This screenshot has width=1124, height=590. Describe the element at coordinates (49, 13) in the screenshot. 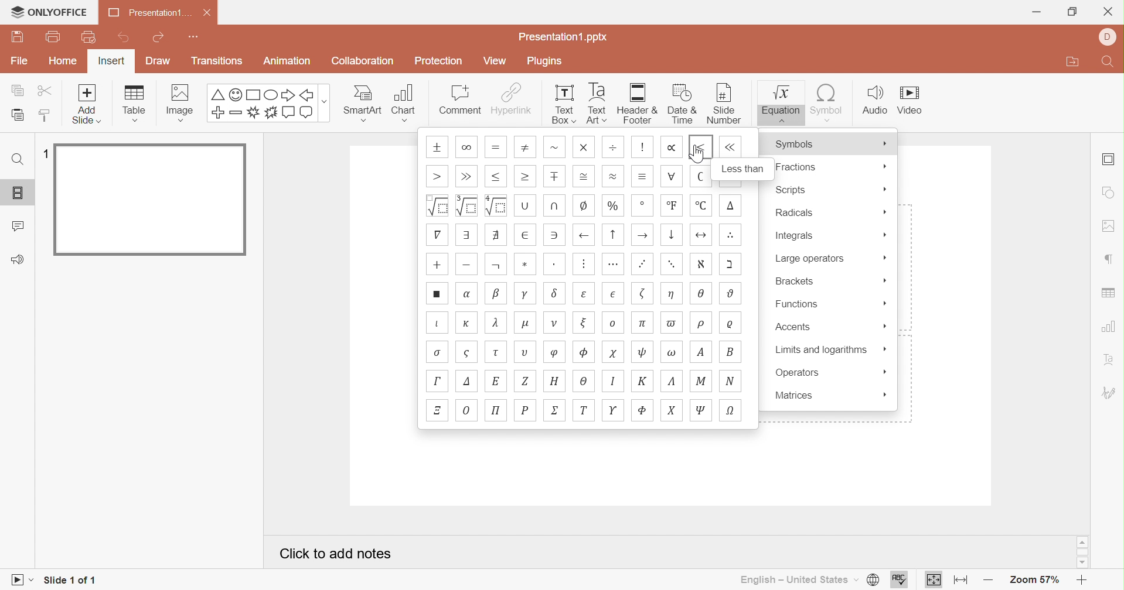

I see `ONLYOFFICE` at that location.